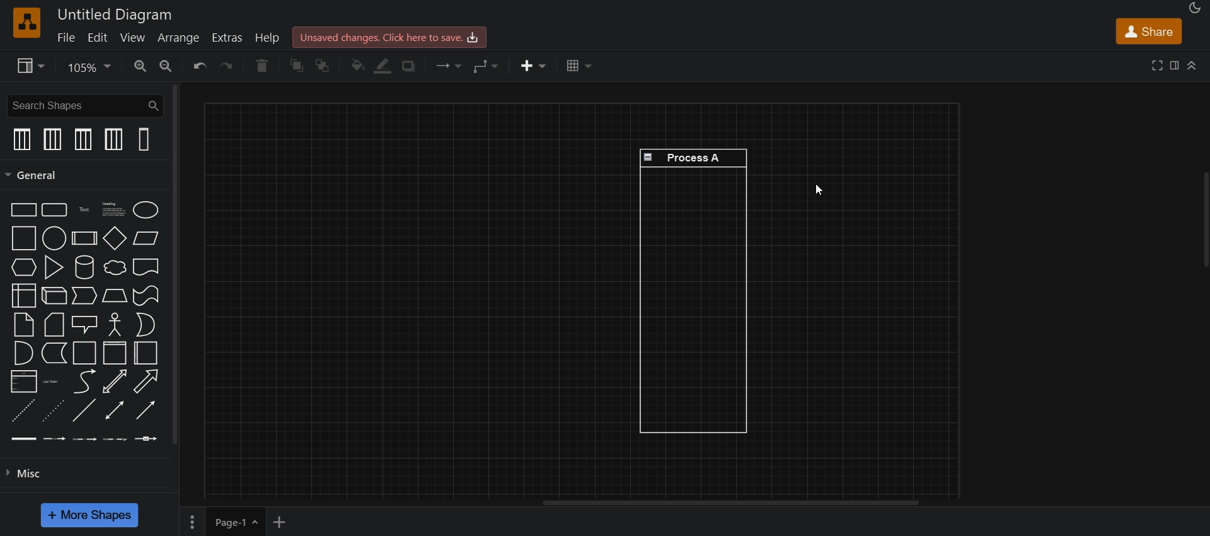  I want to click on arrange, so click(176, 37).